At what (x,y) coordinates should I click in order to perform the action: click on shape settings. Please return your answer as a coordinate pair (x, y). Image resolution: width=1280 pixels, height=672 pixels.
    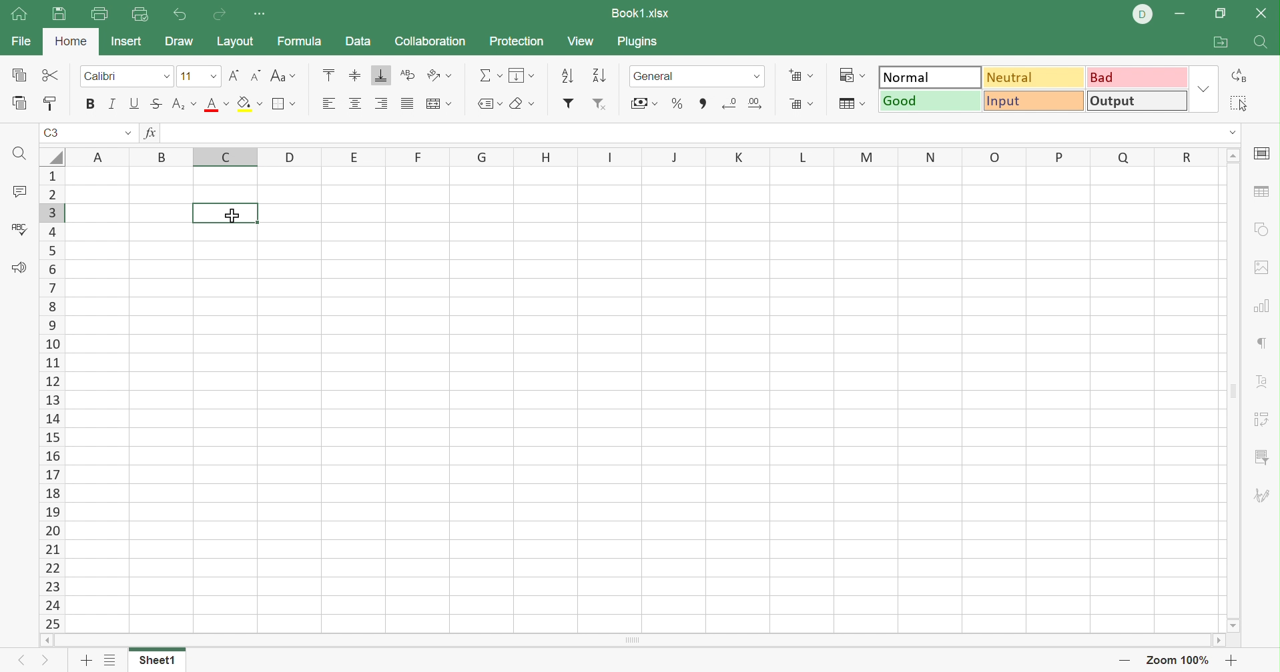
    Looking at the image, I should click on (1262, 230).